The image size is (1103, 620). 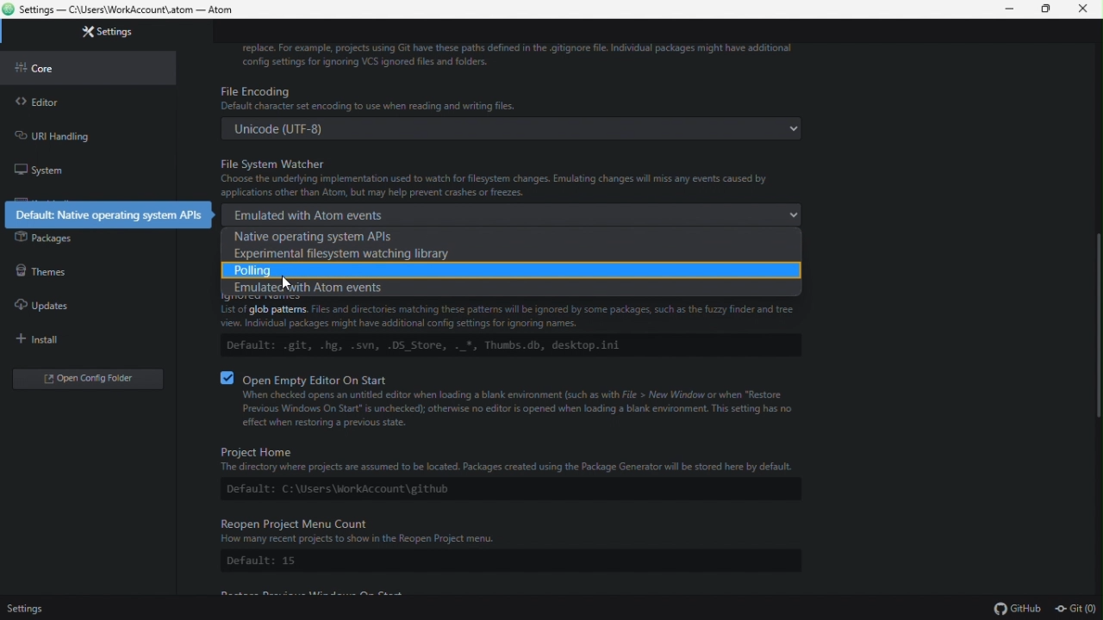 I want to click on url handling , so click(x=70, y=134).